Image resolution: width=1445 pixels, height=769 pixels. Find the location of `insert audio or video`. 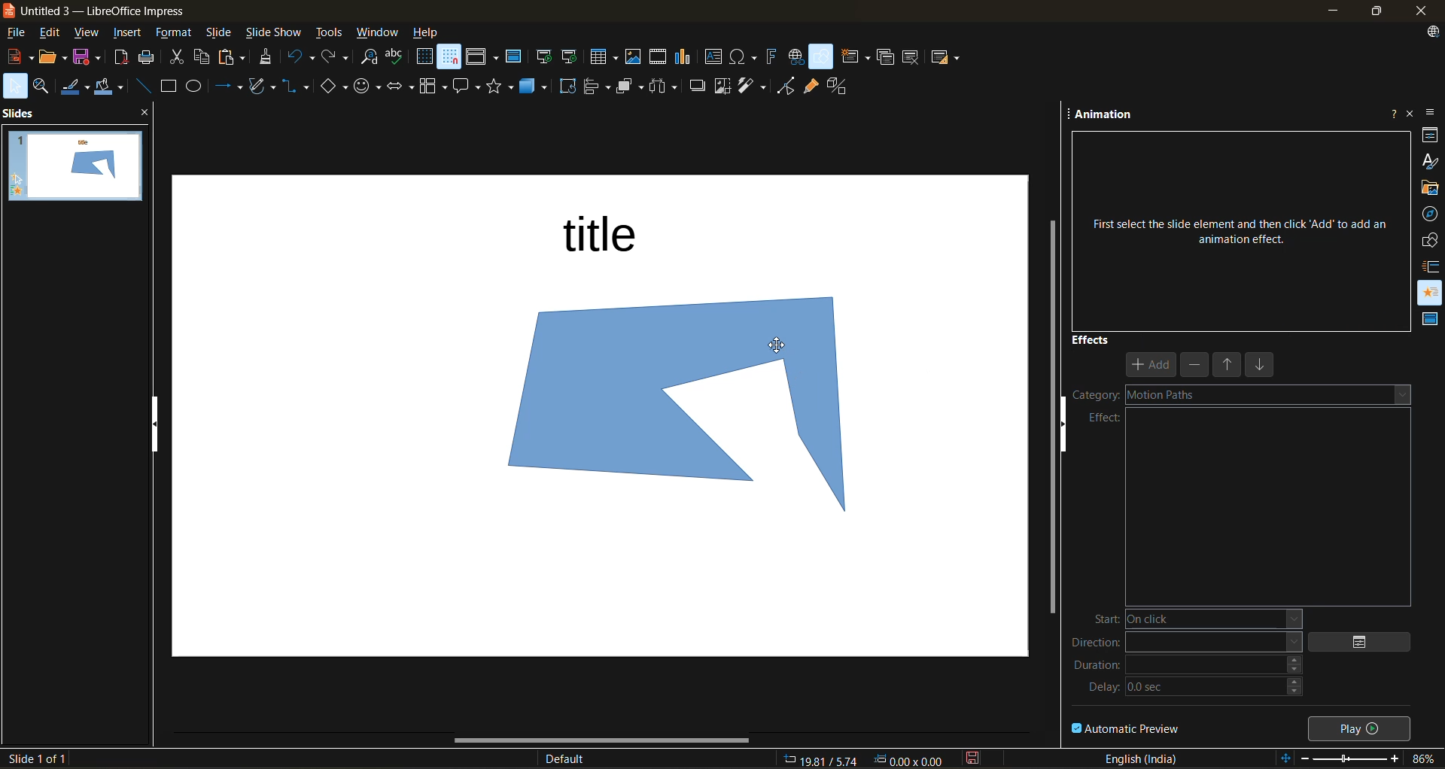

insert audio or video is located at coordinates (659, 57).